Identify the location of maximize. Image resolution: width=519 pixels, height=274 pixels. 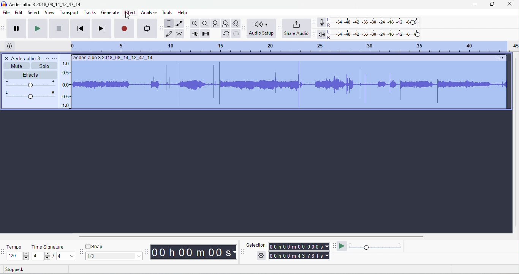
(492, 4).